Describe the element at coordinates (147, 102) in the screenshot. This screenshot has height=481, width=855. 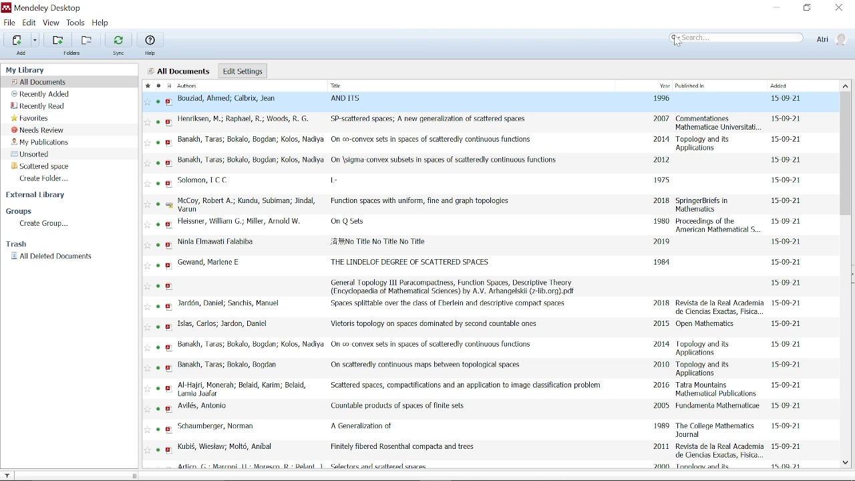
I see `Add to favorite` at that location.